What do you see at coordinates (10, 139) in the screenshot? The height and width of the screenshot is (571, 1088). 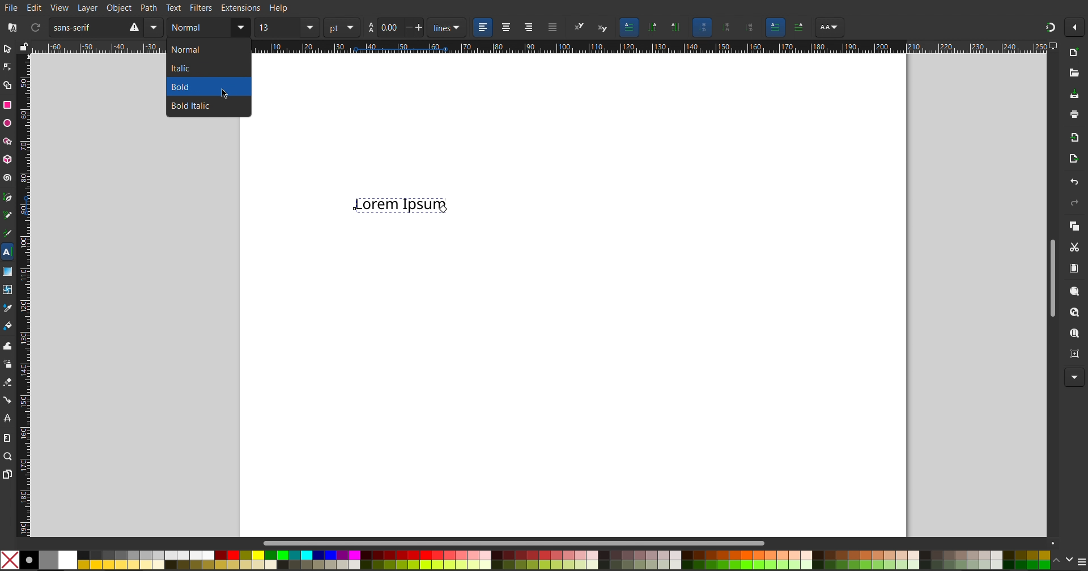 I see `Star Polygon` at bounding box center [10, 139].